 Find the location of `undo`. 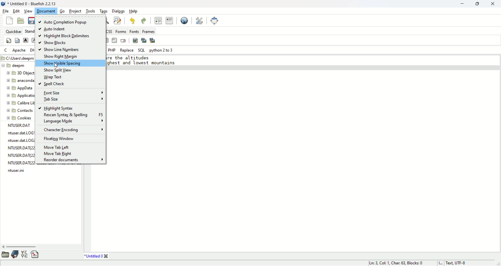

undo is located at coordinates (132, 20).